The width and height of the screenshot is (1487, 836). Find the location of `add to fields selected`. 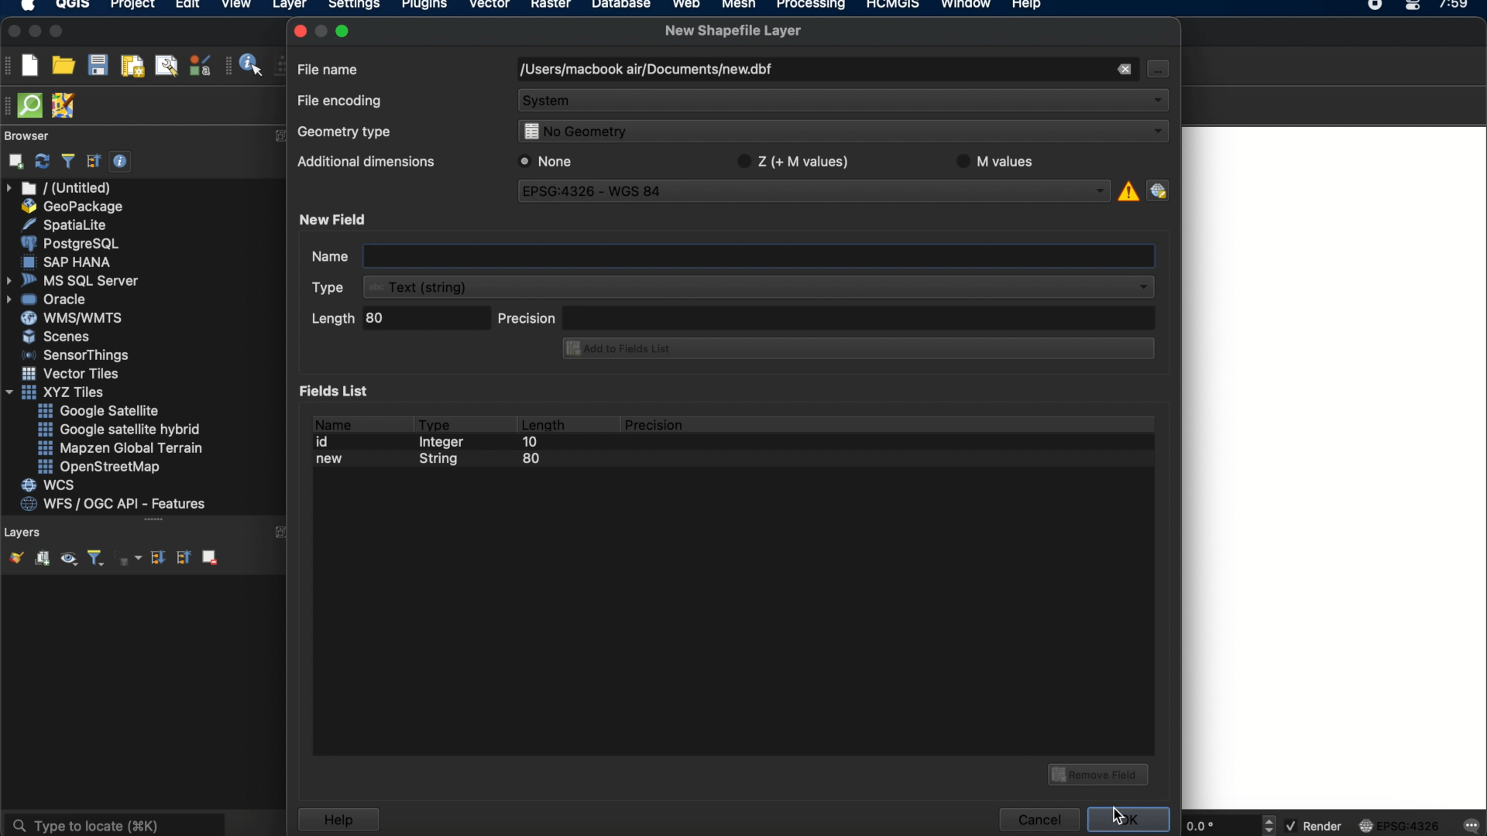

add to fields selected is located at coordinates (853, 350).